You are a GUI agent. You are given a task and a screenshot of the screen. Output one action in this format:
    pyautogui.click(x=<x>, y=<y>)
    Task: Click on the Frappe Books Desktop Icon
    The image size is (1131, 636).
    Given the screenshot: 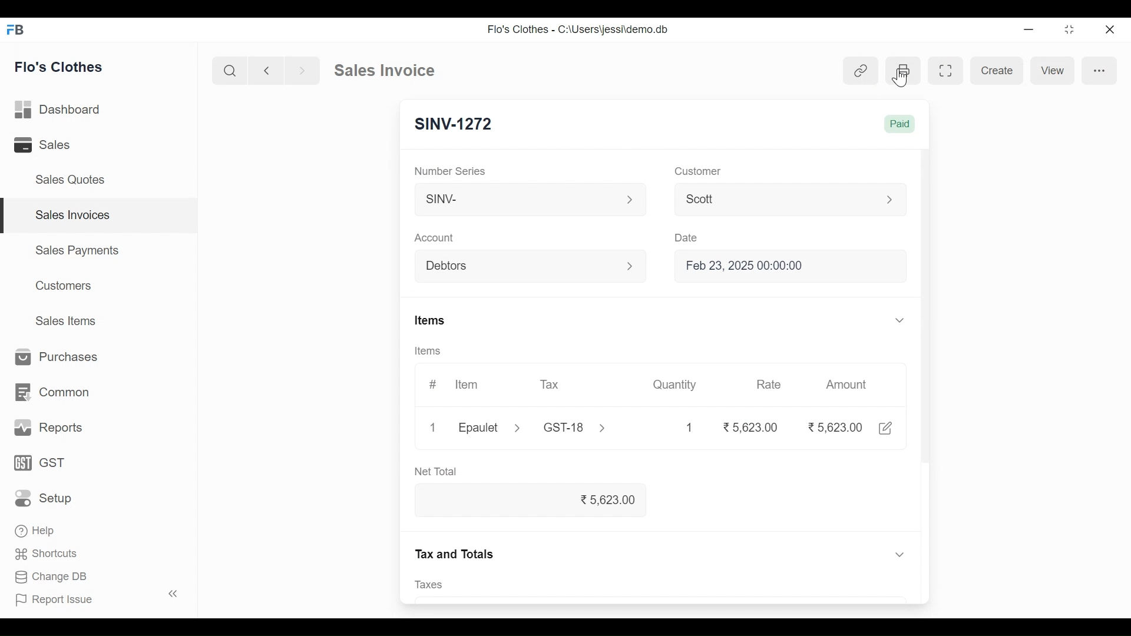 What is the action you would take?
    pyautogui.click(x=16, y=29)
    